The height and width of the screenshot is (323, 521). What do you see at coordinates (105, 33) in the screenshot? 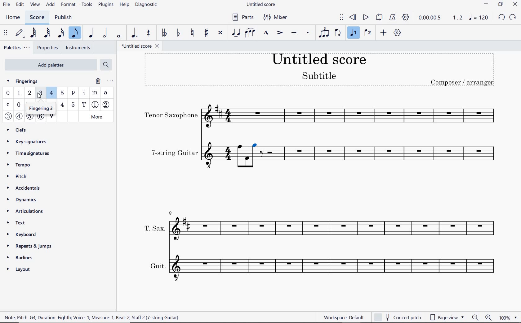
I see `HALF NOTE` at bounding box center [105, 33].